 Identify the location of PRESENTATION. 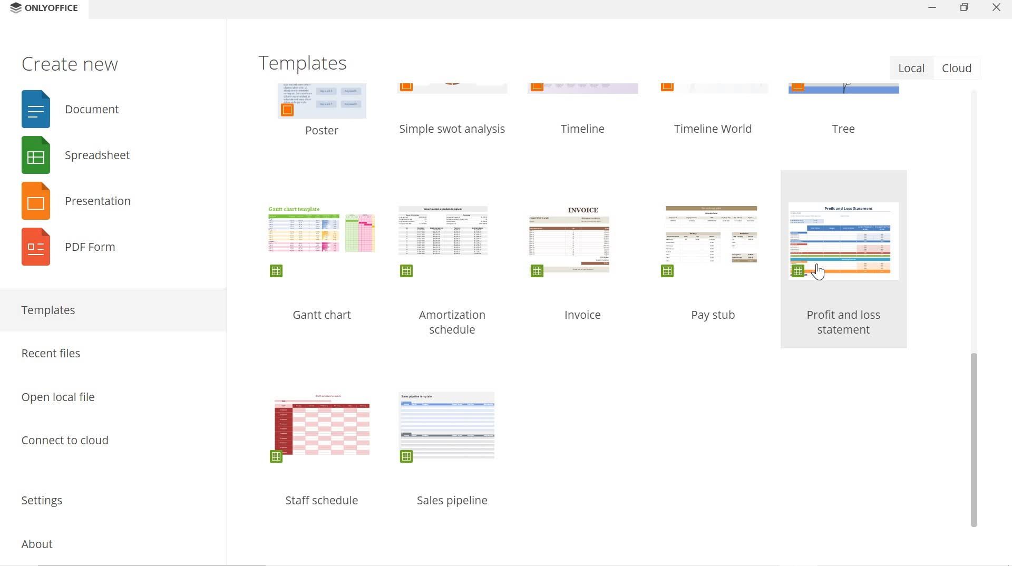
(74, 201).